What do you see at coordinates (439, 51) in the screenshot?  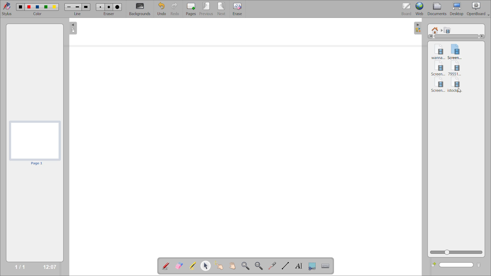 I see `video 1` at bounding box center [439, 51].